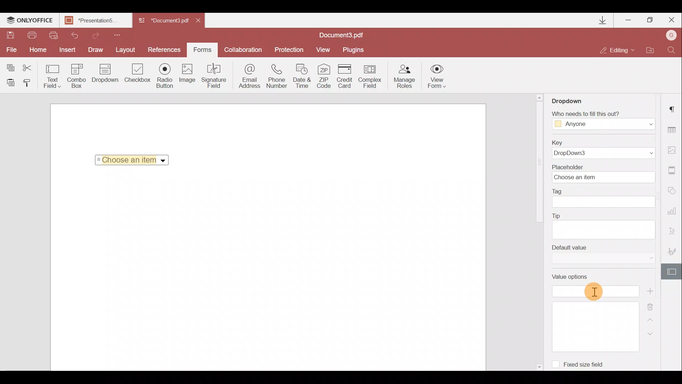 This screenshot has height=384, width=682. I want to click on Dropdown, so click(104, 77).